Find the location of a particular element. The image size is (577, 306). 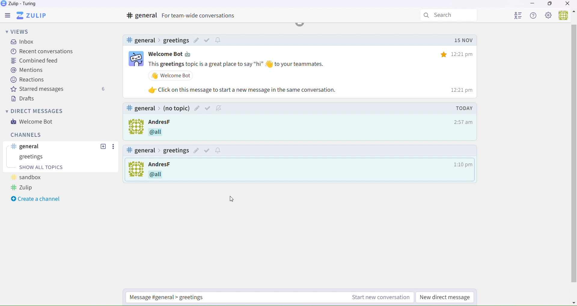

Close is located at coordinates (568, 4).